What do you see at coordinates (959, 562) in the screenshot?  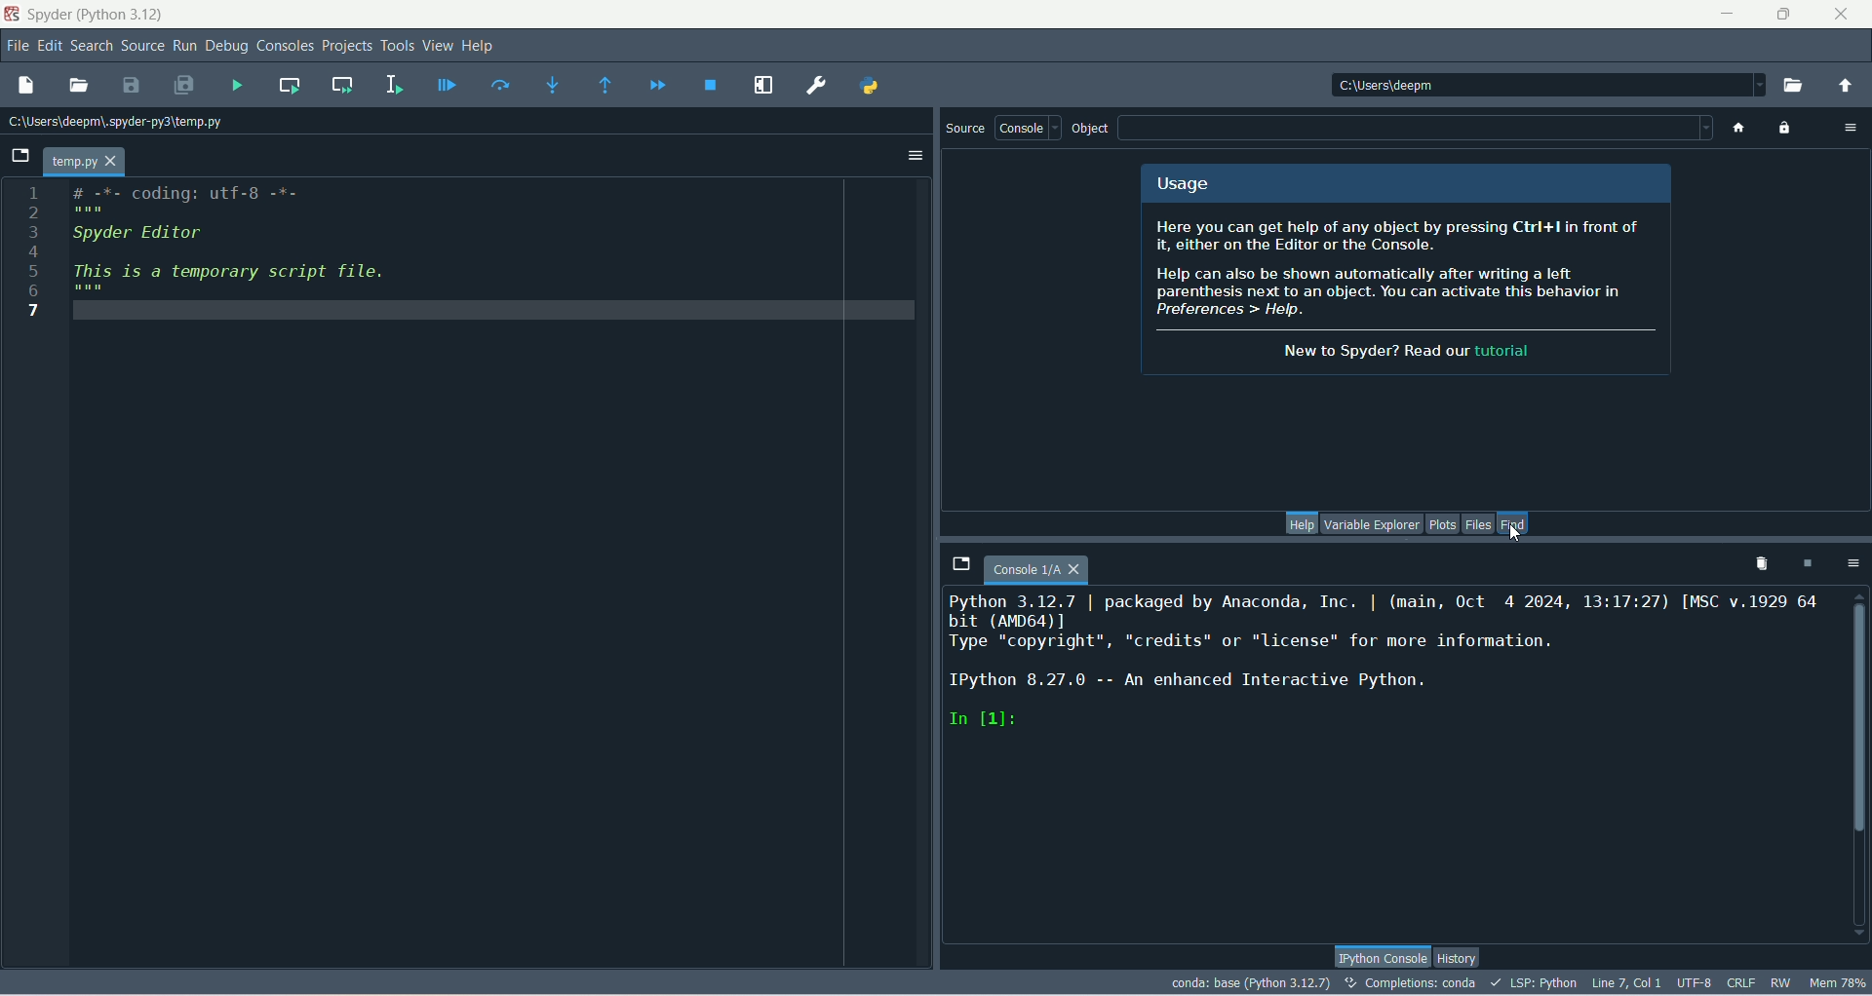 I see `browse tabs` at bounding box center [959, 562].